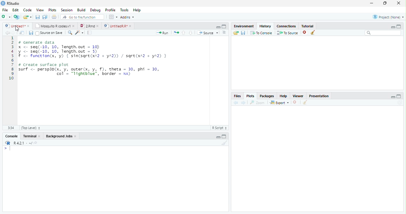  What do you see at coordinates (40, 10) in the screenshot?
I see `View` at bounding box center [40, 10].